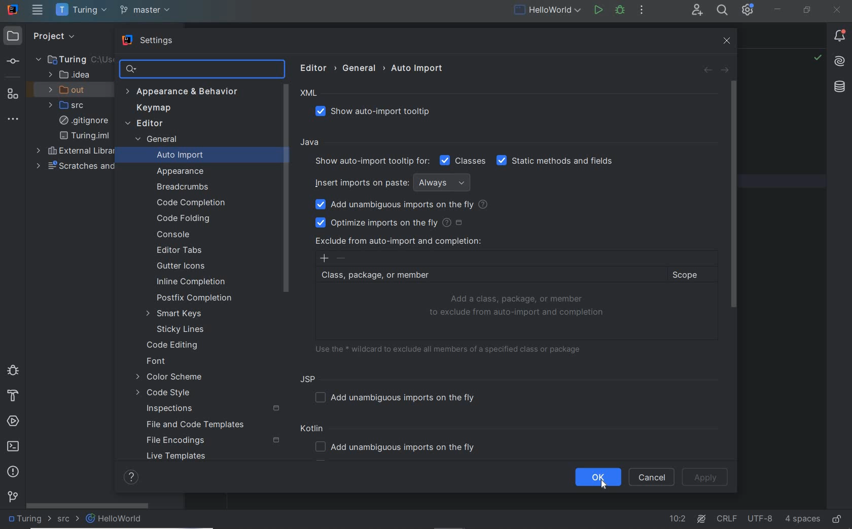  I want to click on git branch: master, so click(147, 11).